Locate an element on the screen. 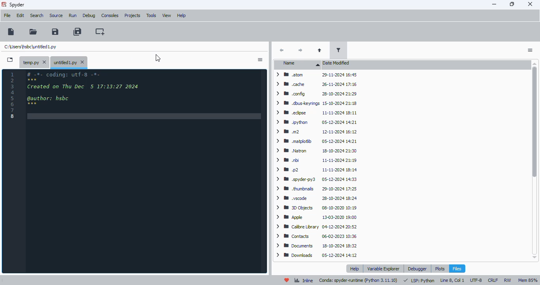  debugger is located at coordinates (418, 268).